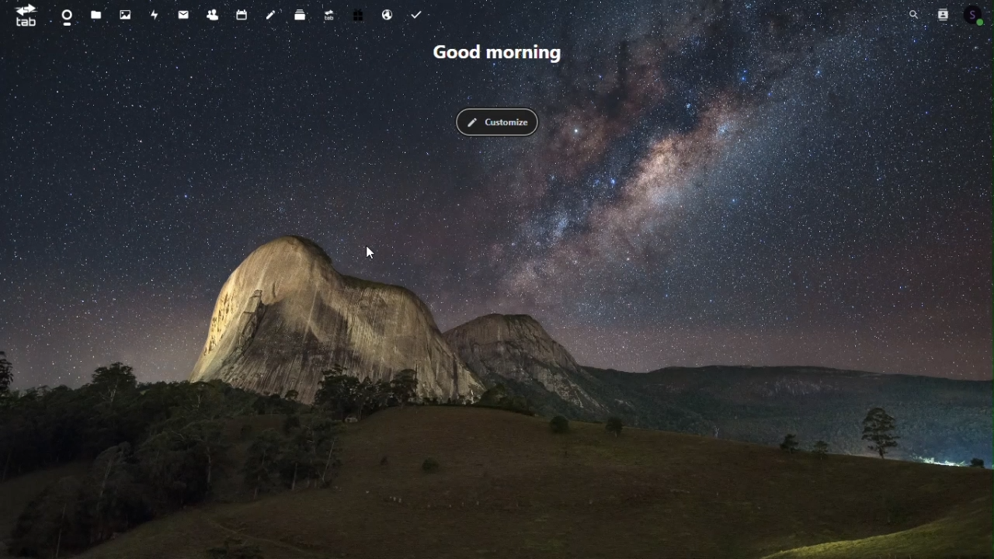 Image resolution: width=994 pixels, height=559 pixels. Describe the element at coordinates (416, 12) in the screenshot. I see `Tasks` at that location.